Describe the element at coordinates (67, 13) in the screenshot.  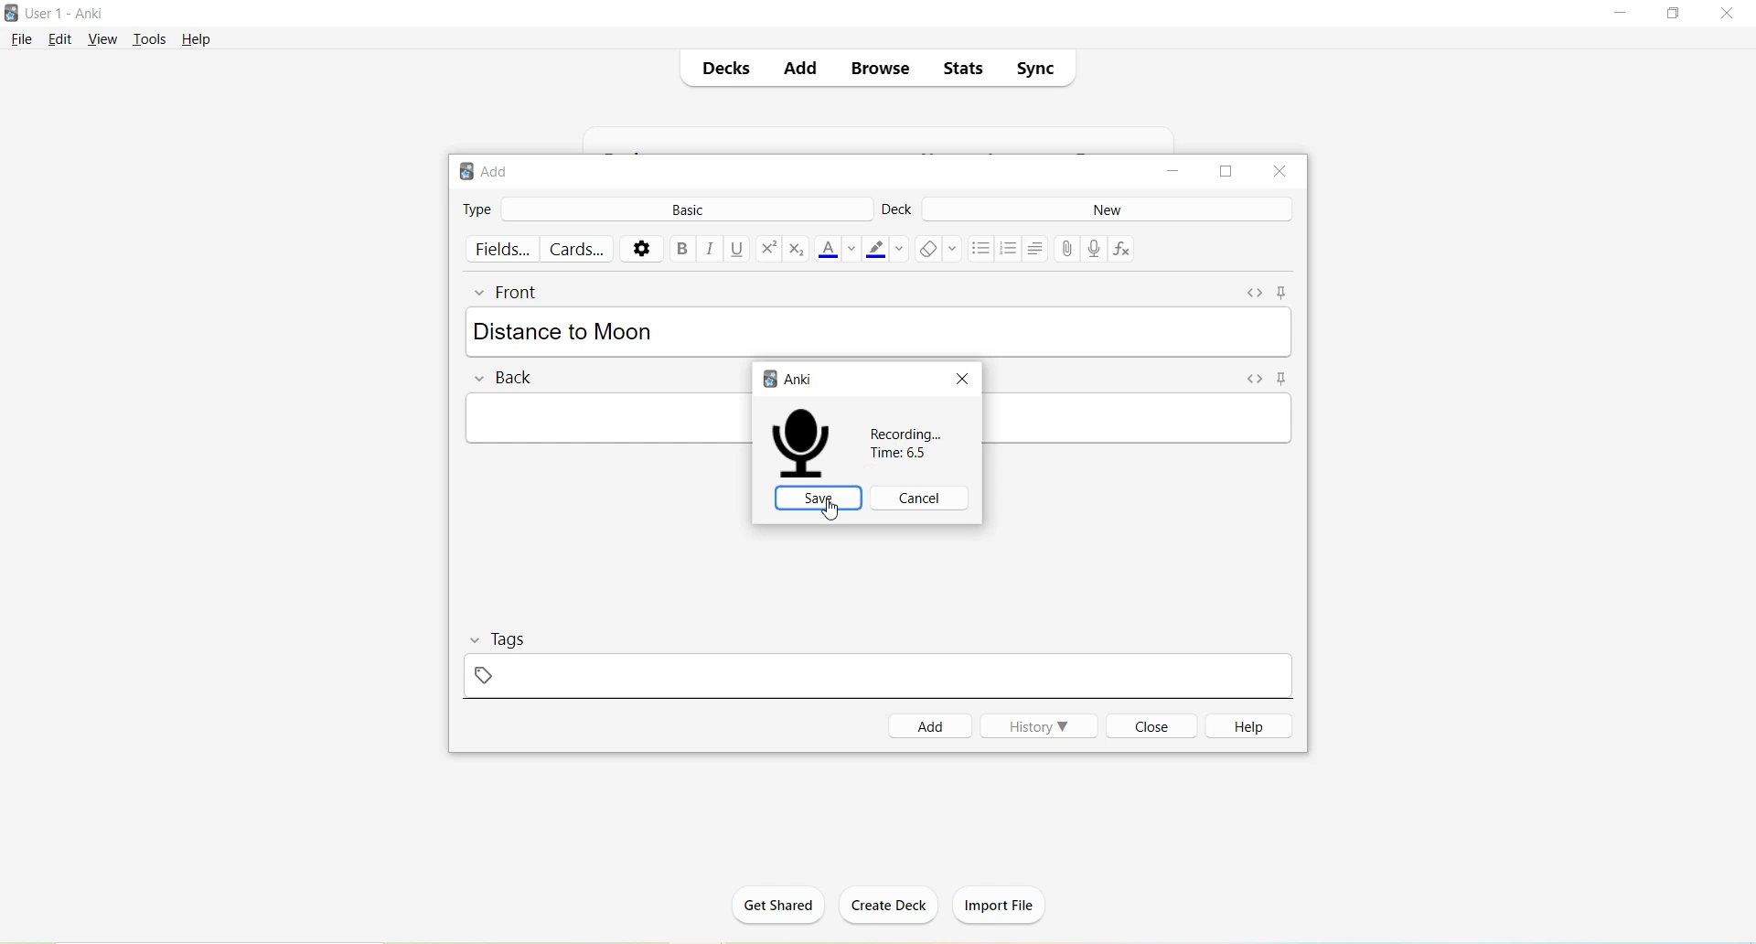
I see `User 1 - Anki` at that location.